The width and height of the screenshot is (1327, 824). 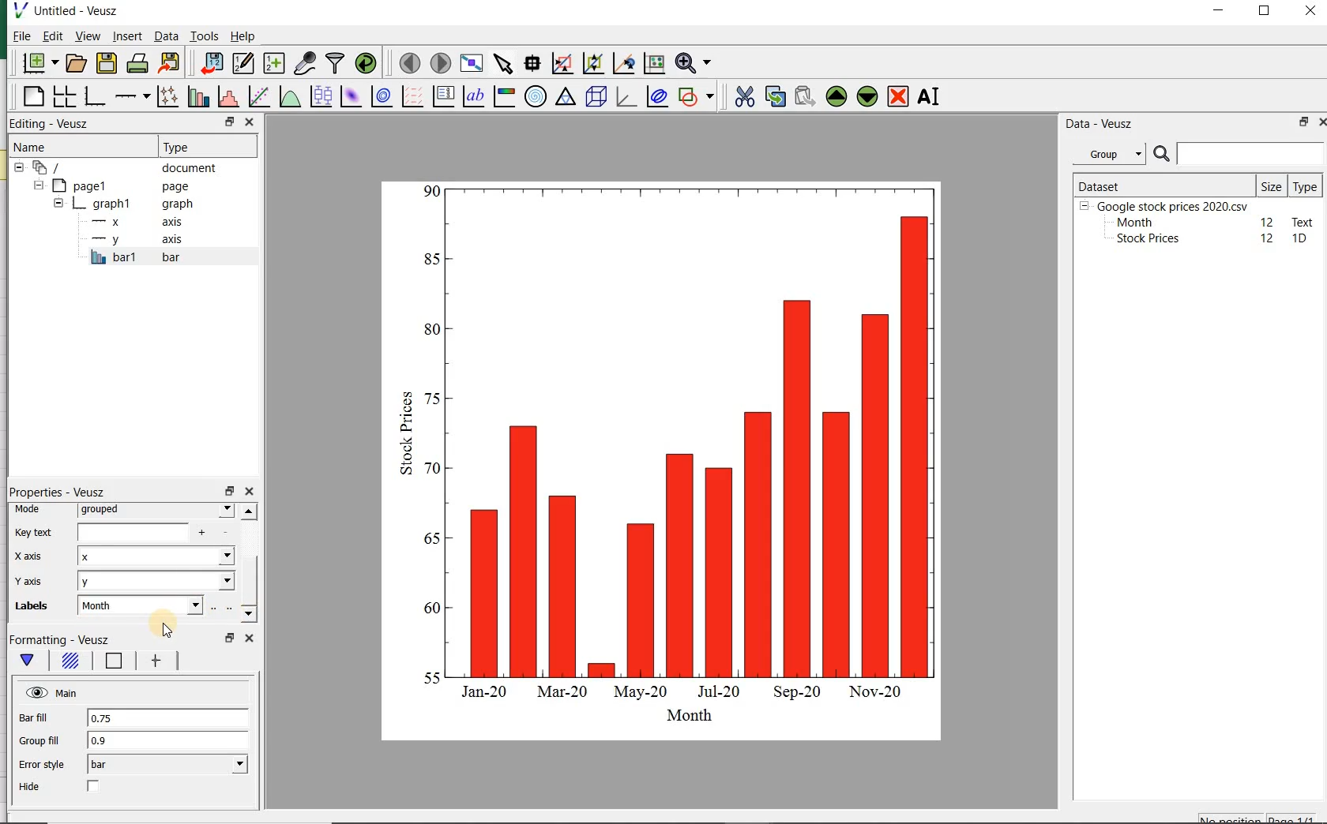 I want to click on scrollbar, so click(x=248, y=565).